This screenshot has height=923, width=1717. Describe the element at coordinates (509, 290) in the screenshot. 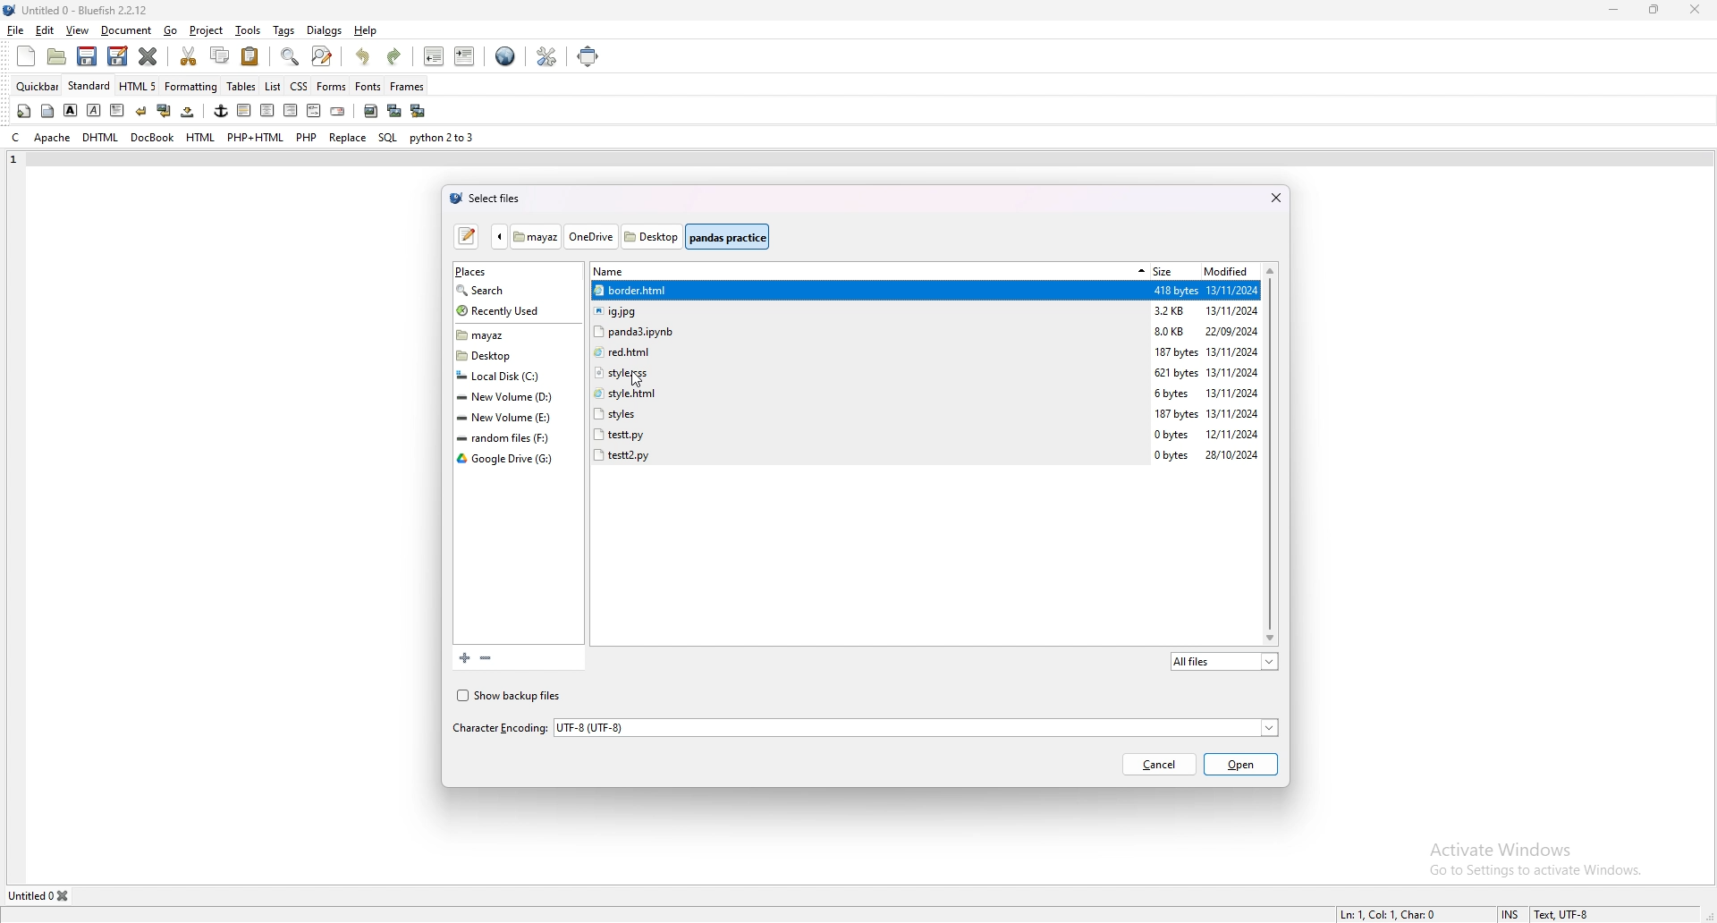

I see `search` at that location.